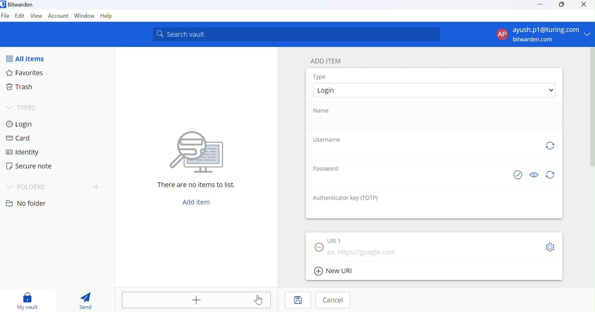 The width and height of the screenshot is (595, 312). Describe the element at coordinates (328, 61) in the screenshot. I see `ADD ITEM` at that location.